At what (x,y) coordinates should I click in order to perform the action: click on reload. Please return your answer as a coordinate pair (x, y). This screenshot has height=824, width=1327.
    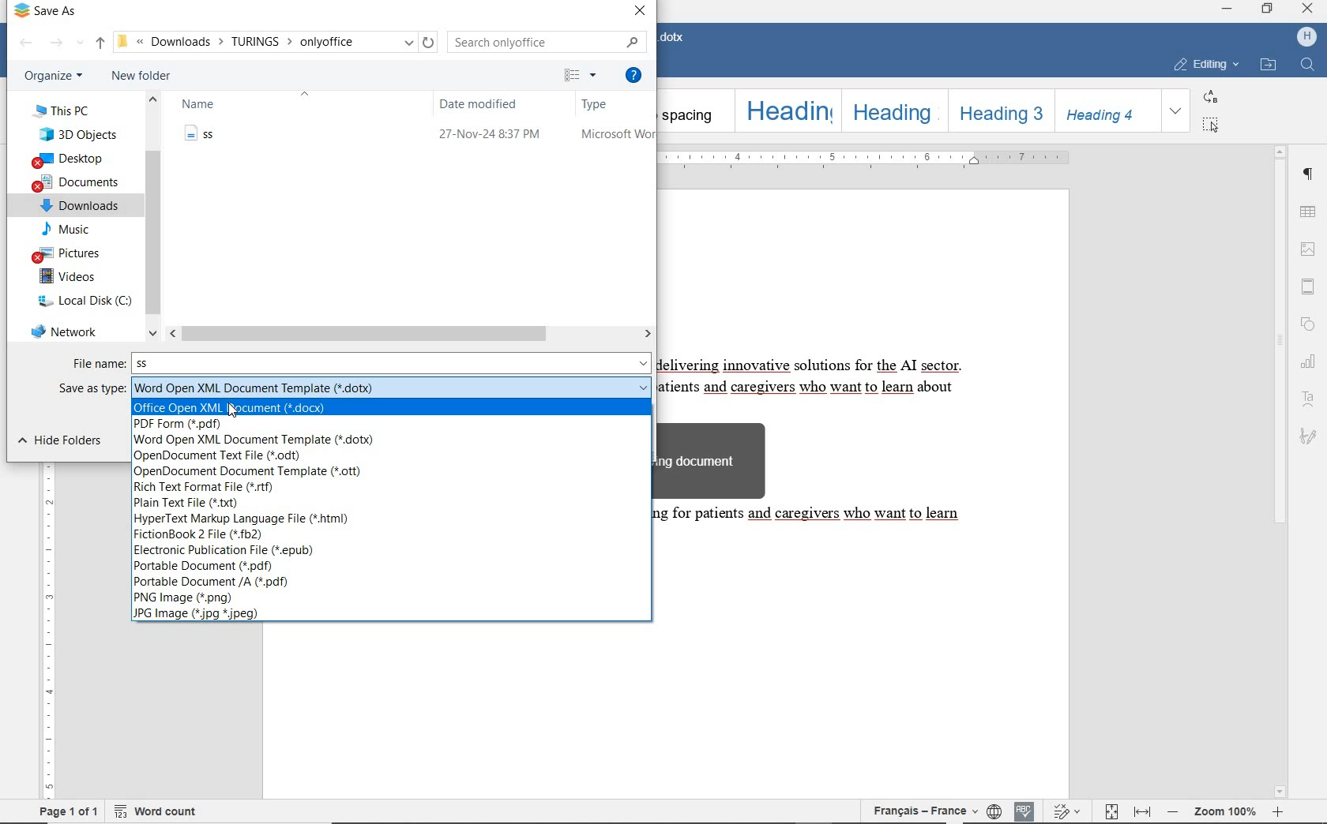
    Looking at the image, I should click on (431, 43).